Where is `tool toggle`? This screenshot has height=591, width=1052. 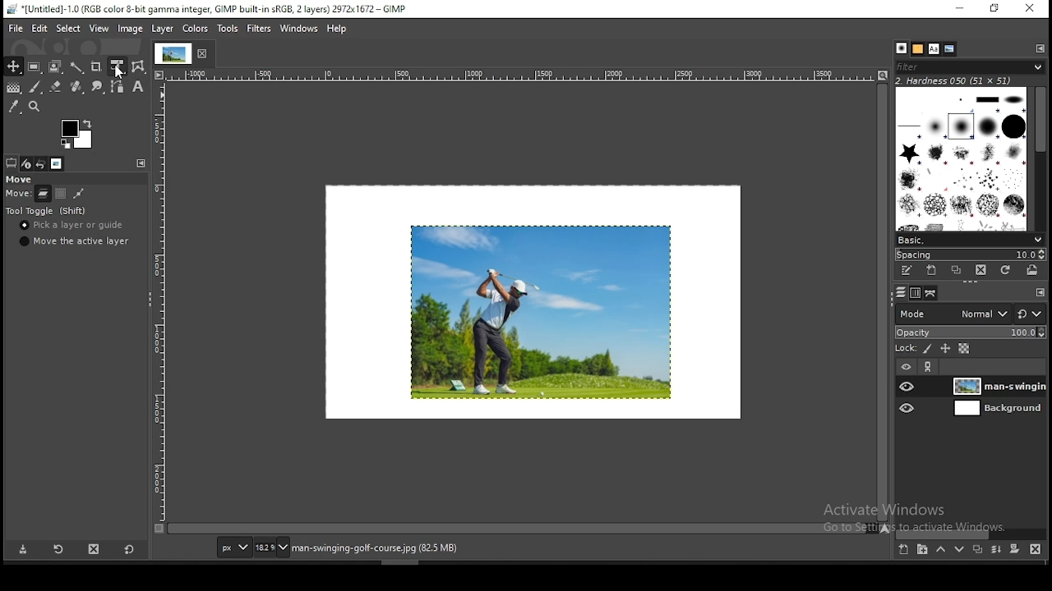
tool toggle is located at coordinates (47, 212).